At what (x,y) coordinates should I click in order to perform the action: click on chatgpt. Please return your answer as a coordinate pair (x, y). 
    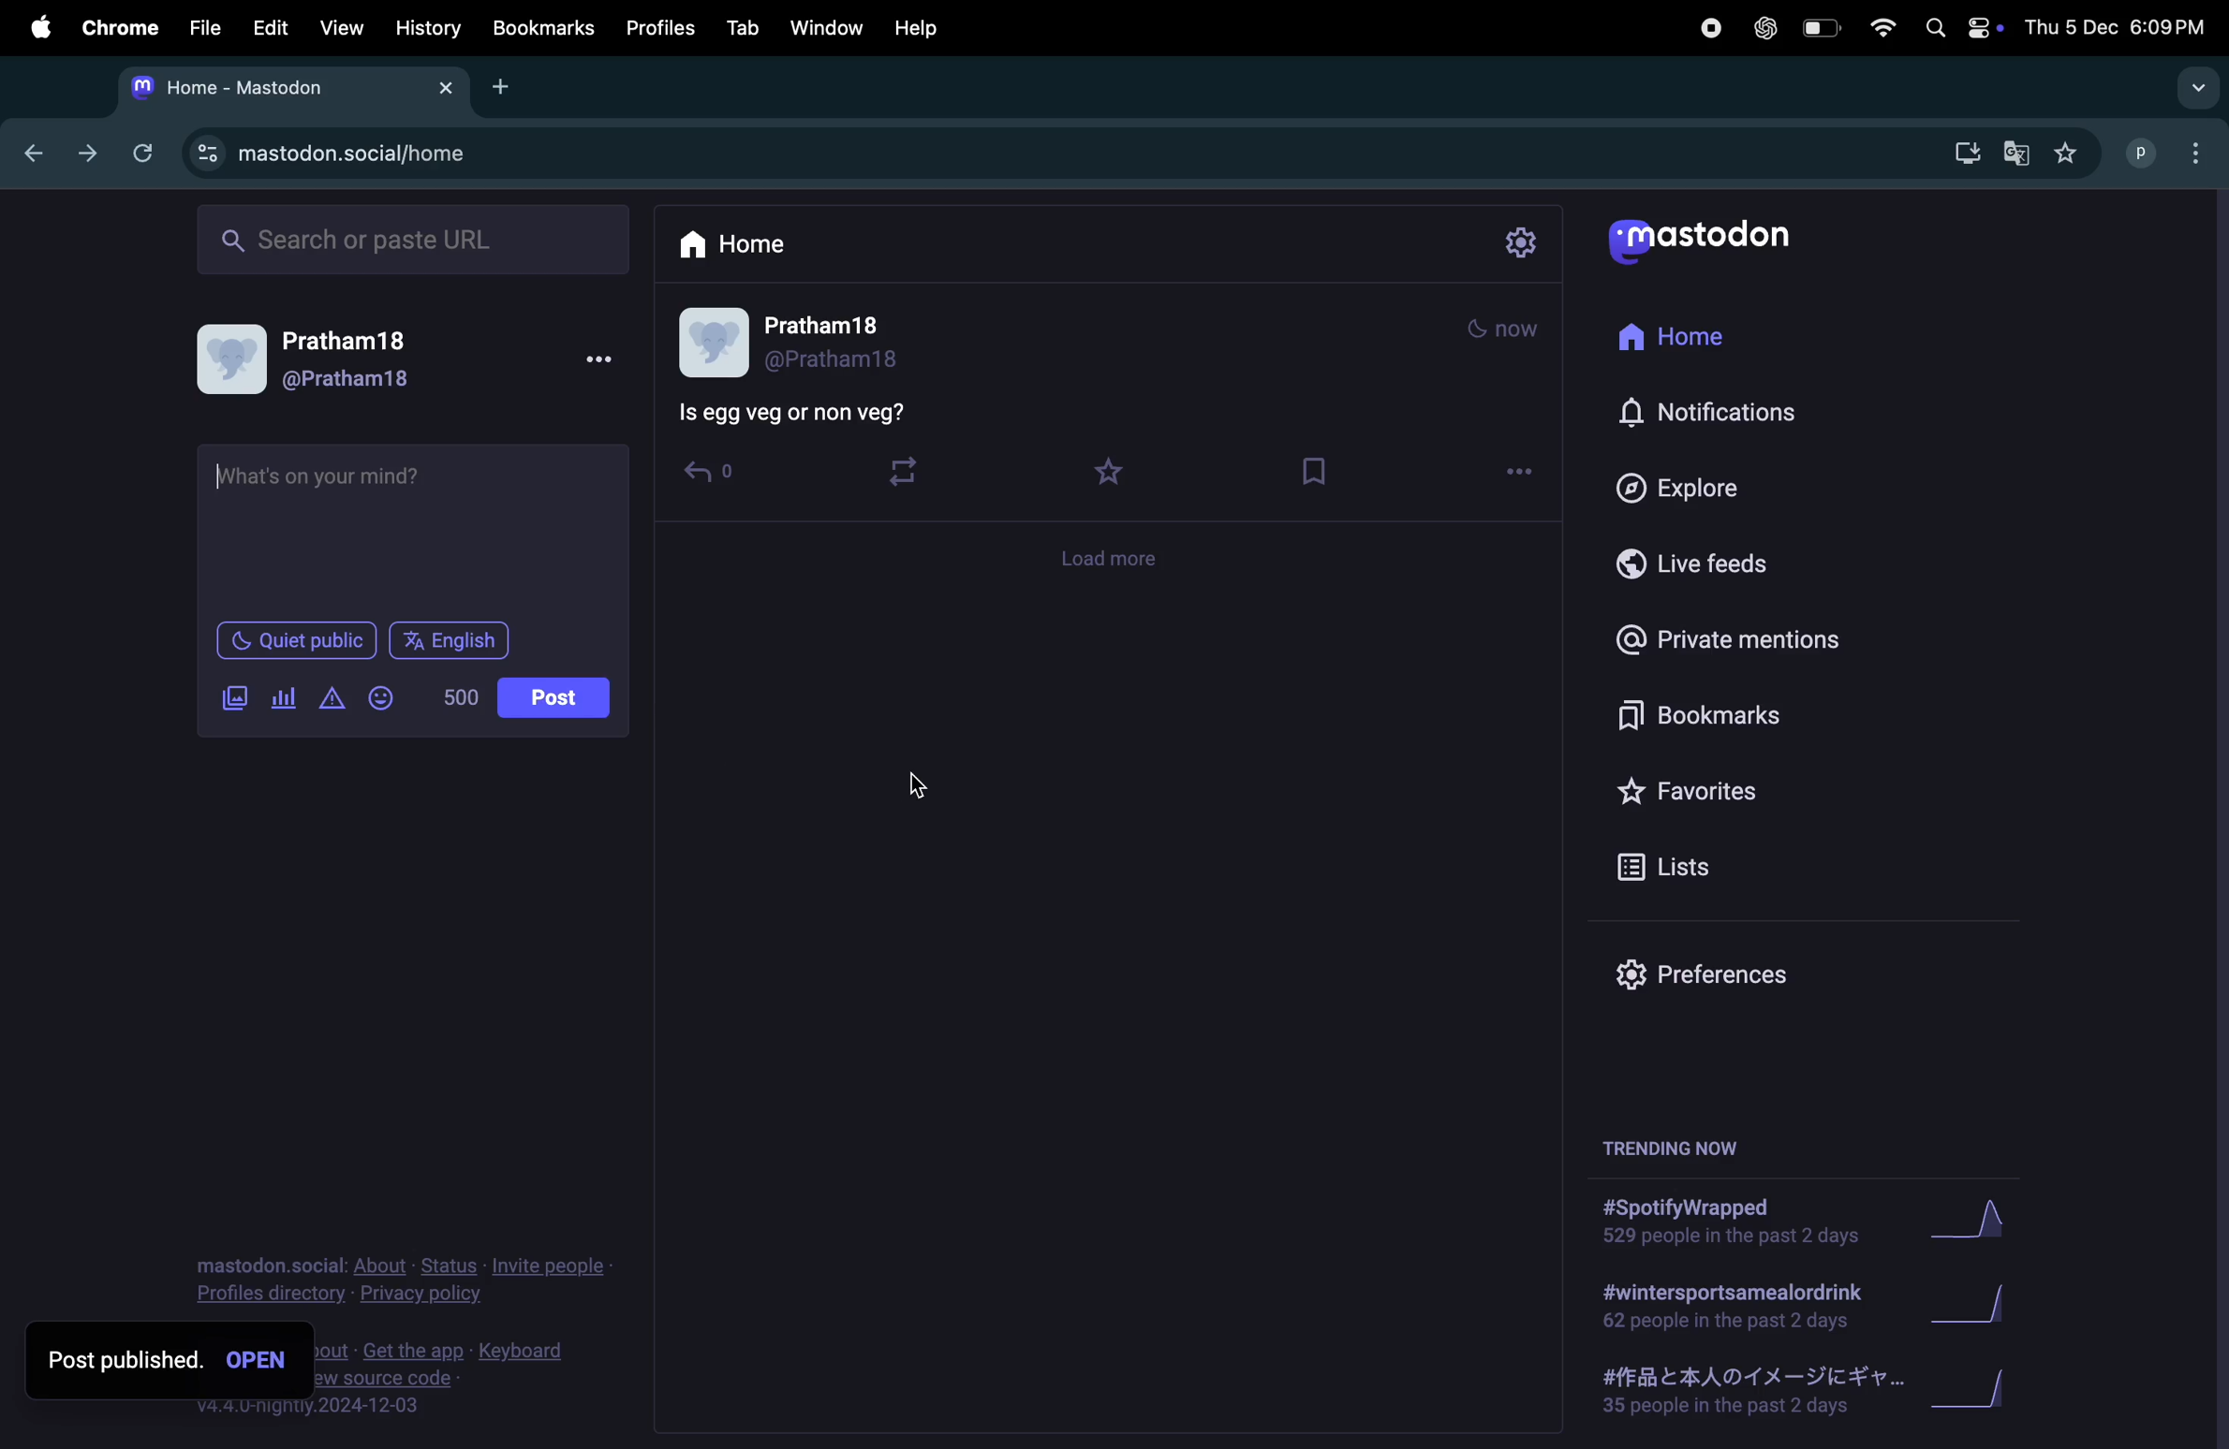
    Looking at the image, I should click on (1763, 32).